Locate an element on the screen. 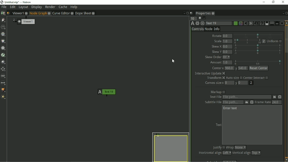 This screenshot has height=162, width=288. Node Graph is located at coordinates (38, 13).